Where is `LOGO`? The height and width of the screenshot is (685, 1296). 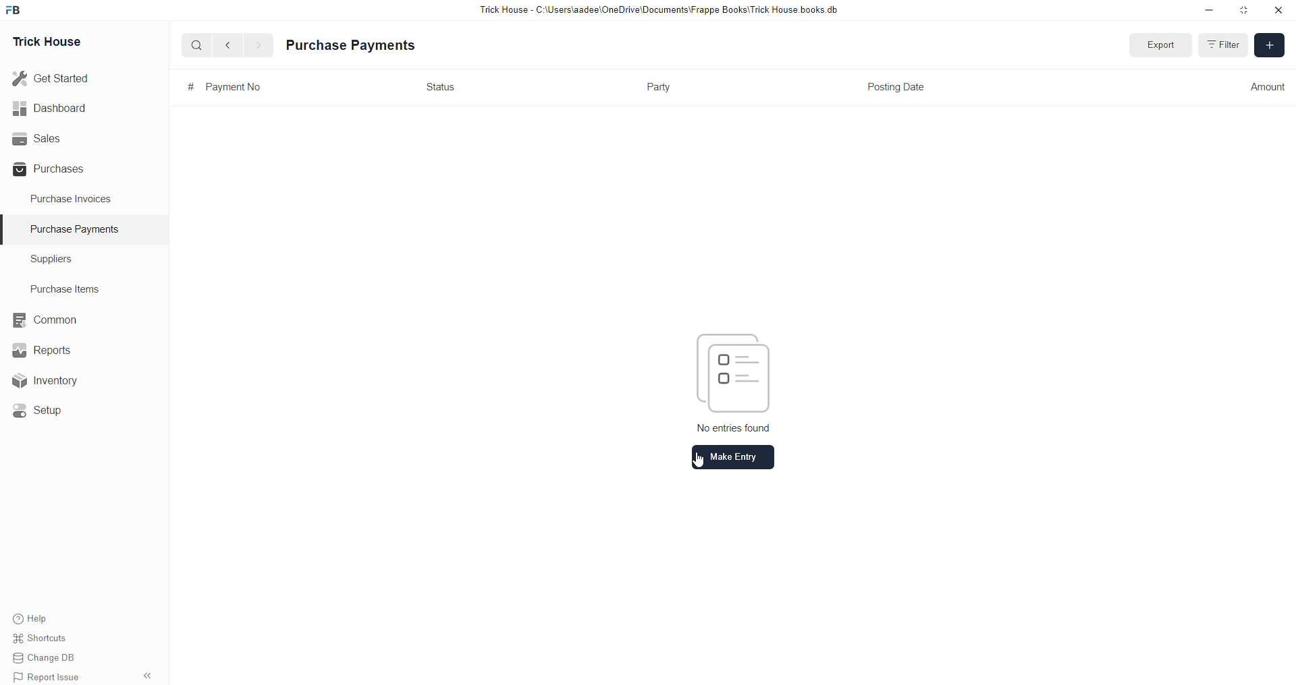 LOGO is located at coordinates (730, 372).